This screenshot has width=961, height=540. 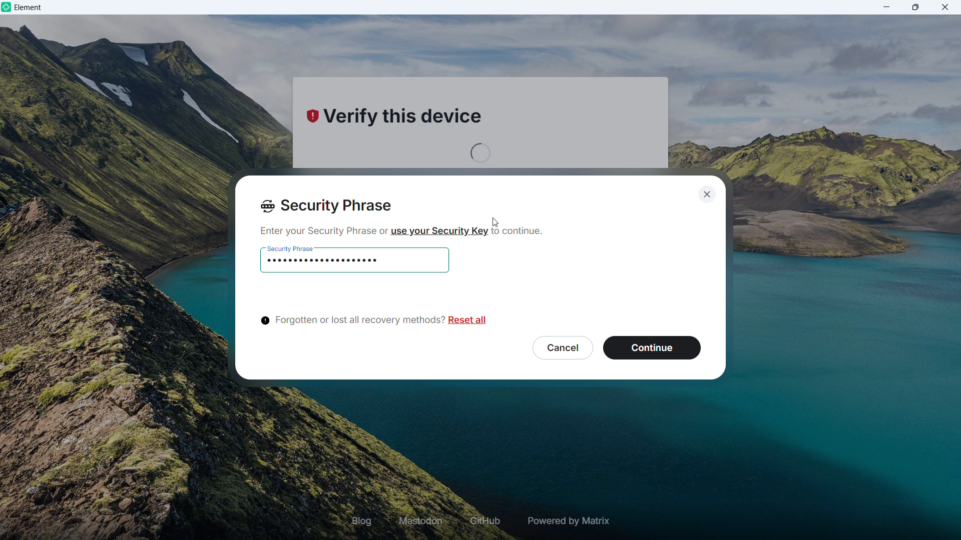 What do you see at coordinates (327, 206) in the screenshot?
I see `Security phrase ` at bounding box center [327, 206].